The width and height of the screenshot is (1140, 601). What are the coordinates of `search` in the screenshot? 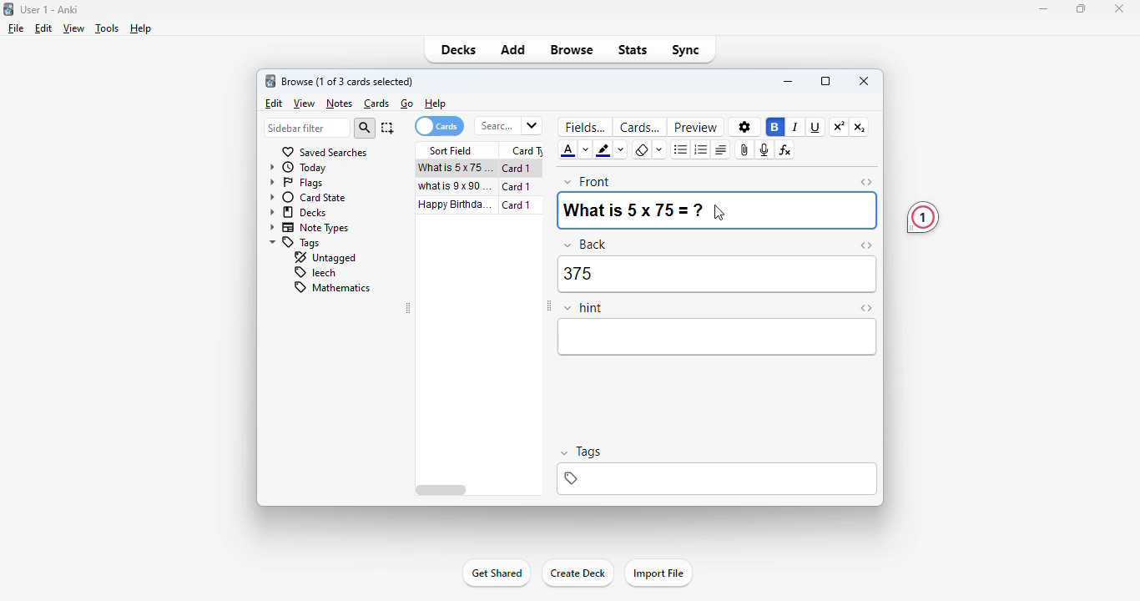 It's located at (509, 126).